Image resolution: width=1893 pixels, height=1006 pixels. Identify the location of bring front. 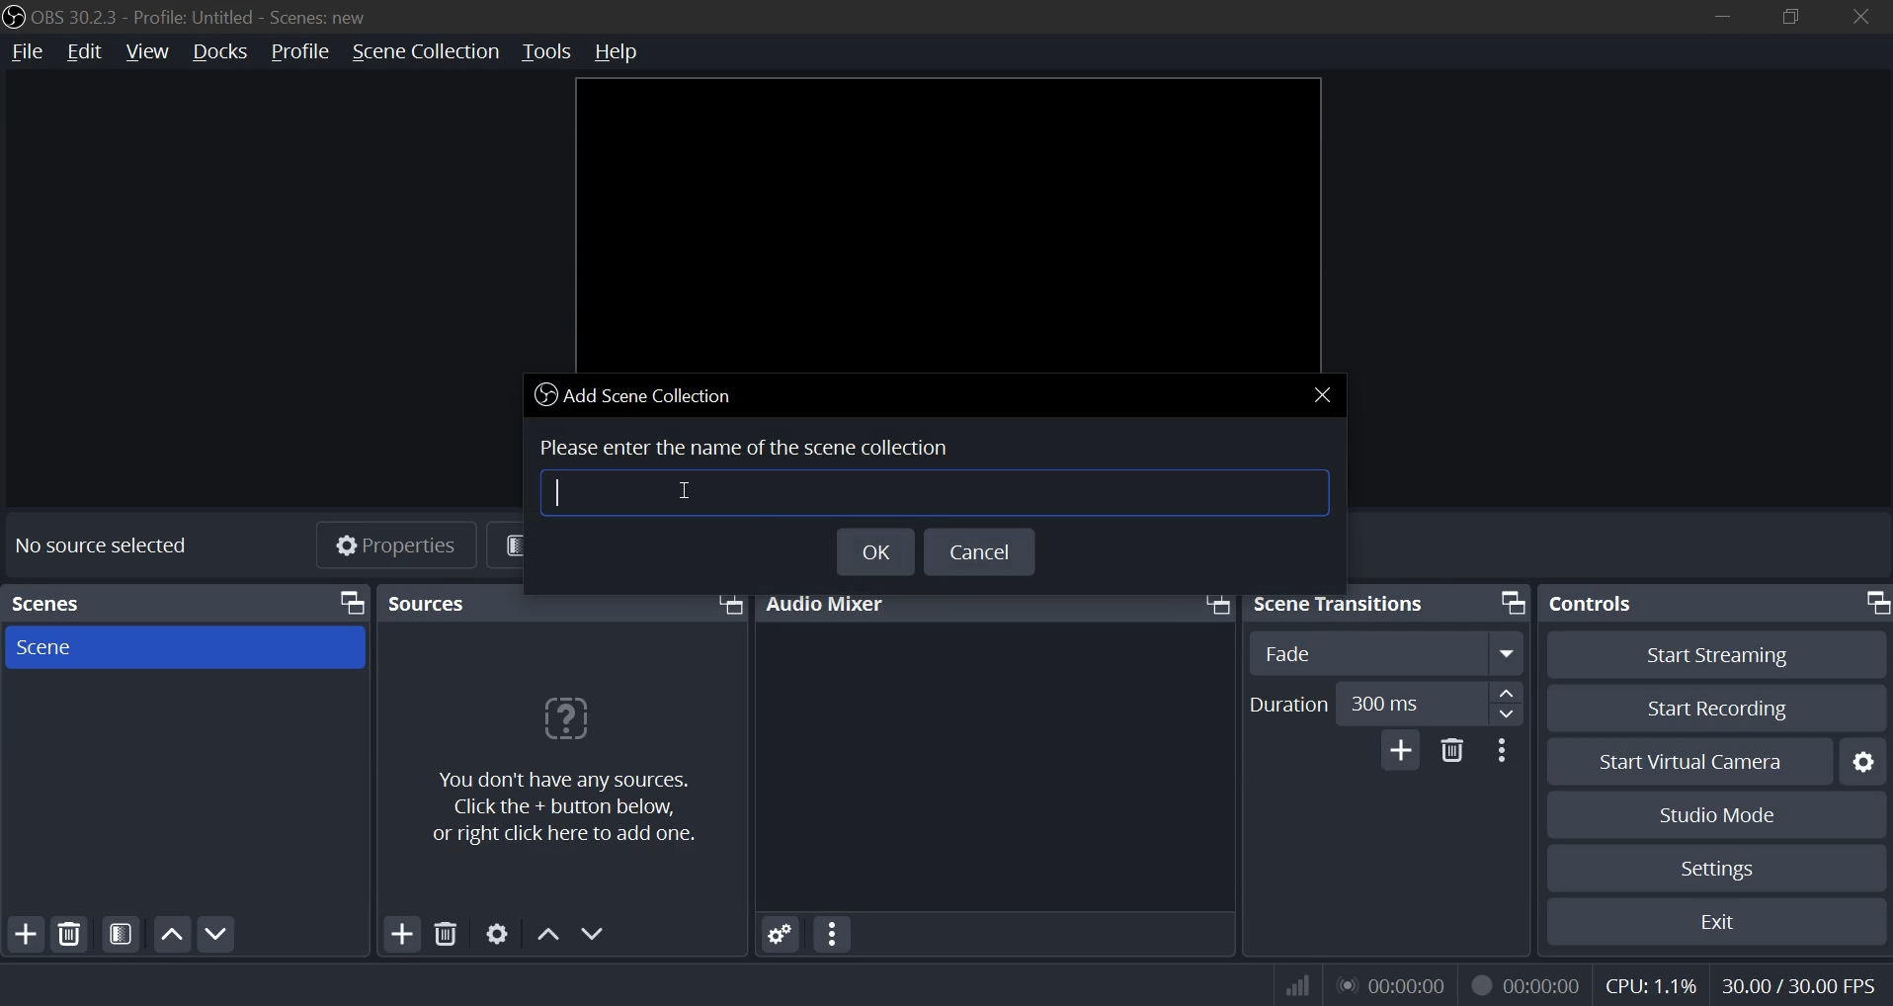
(728, 605).